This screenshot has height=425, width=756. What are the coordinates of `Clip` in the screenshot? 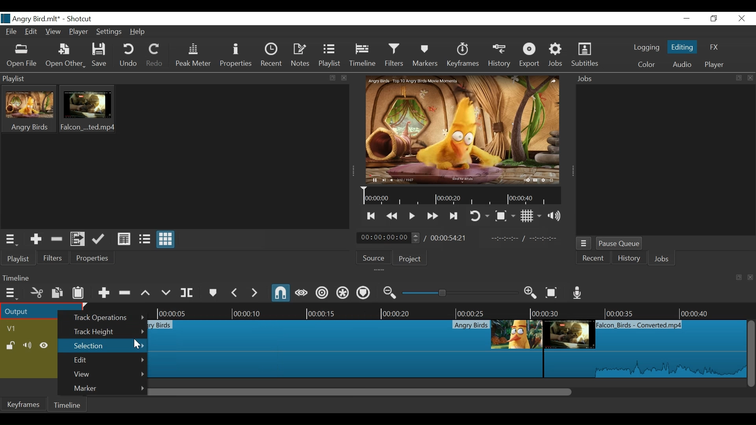 It's located at (30, 108).